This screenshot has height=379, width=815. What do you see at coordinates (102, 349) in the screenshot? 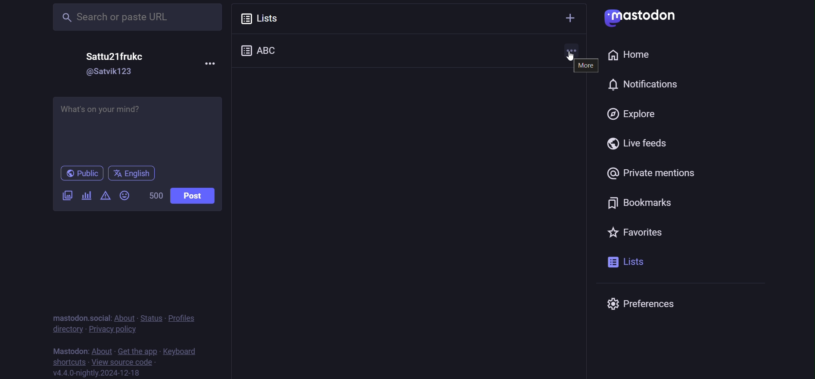
I see `about` at bounding box center [102, 349].